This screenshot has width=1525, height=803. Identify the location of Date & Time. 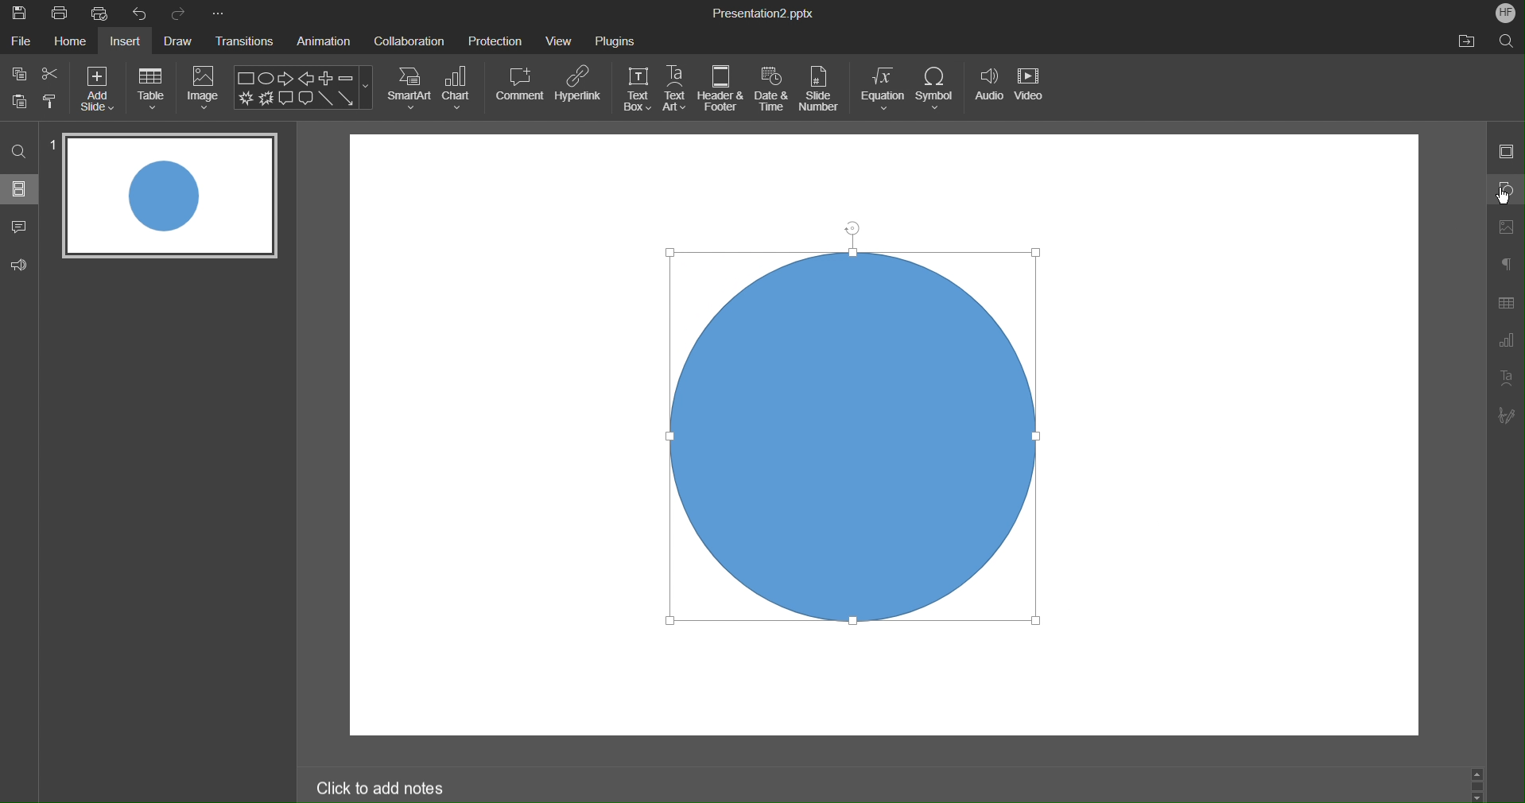
(772, 89).